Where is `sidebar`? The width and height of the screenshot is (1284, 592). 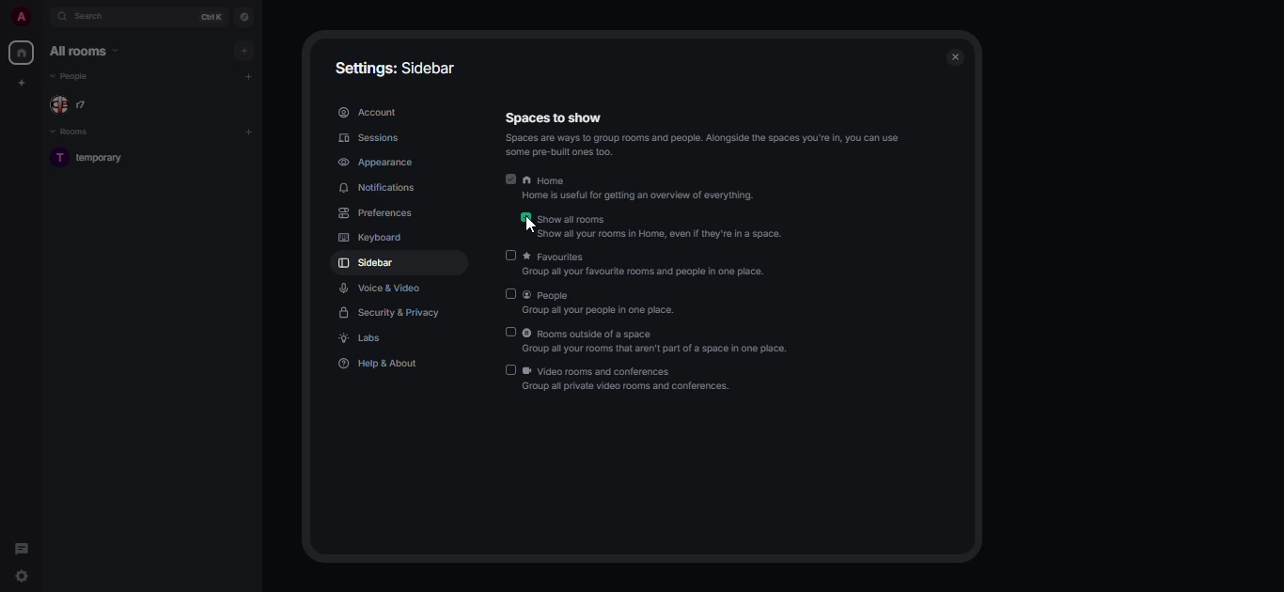
sidebar is located at coordinates (369, 264).